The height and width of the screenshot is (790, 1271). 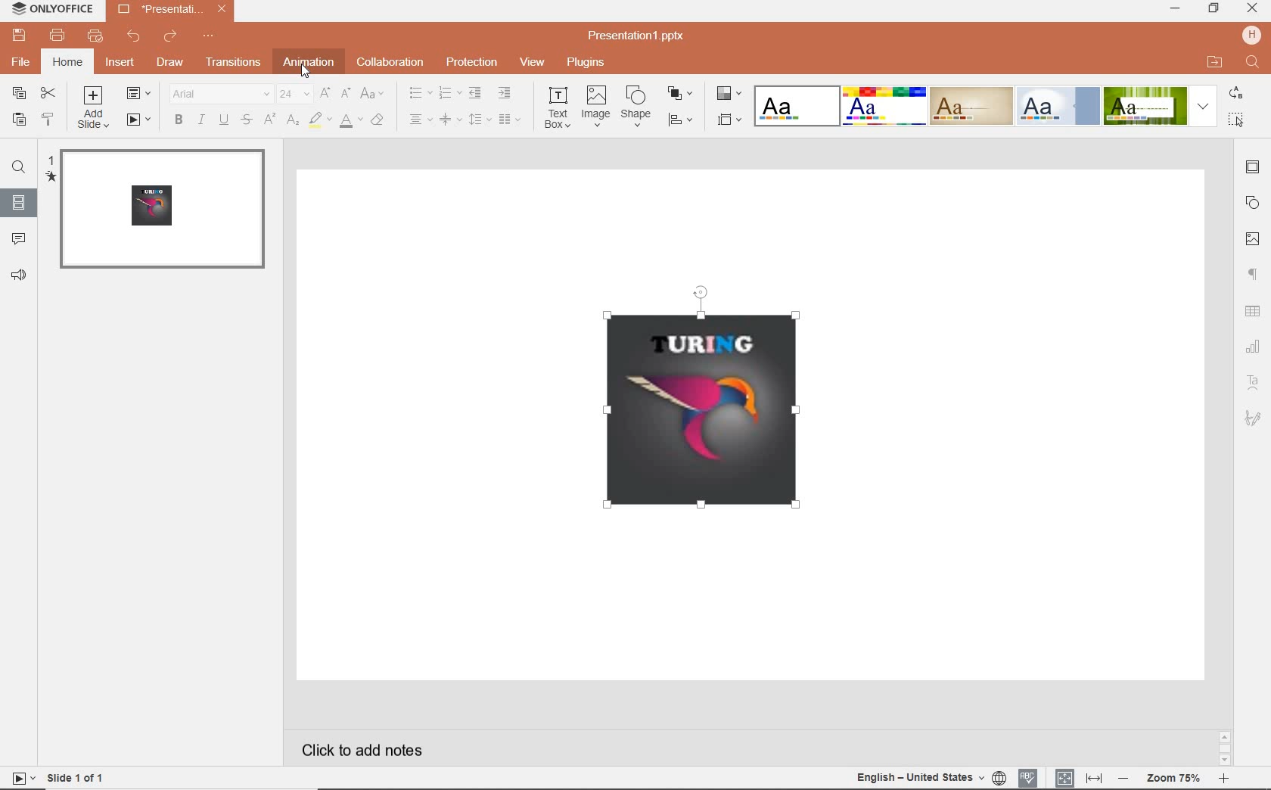 I want to click on increase indent, so click(x=508, y=92).